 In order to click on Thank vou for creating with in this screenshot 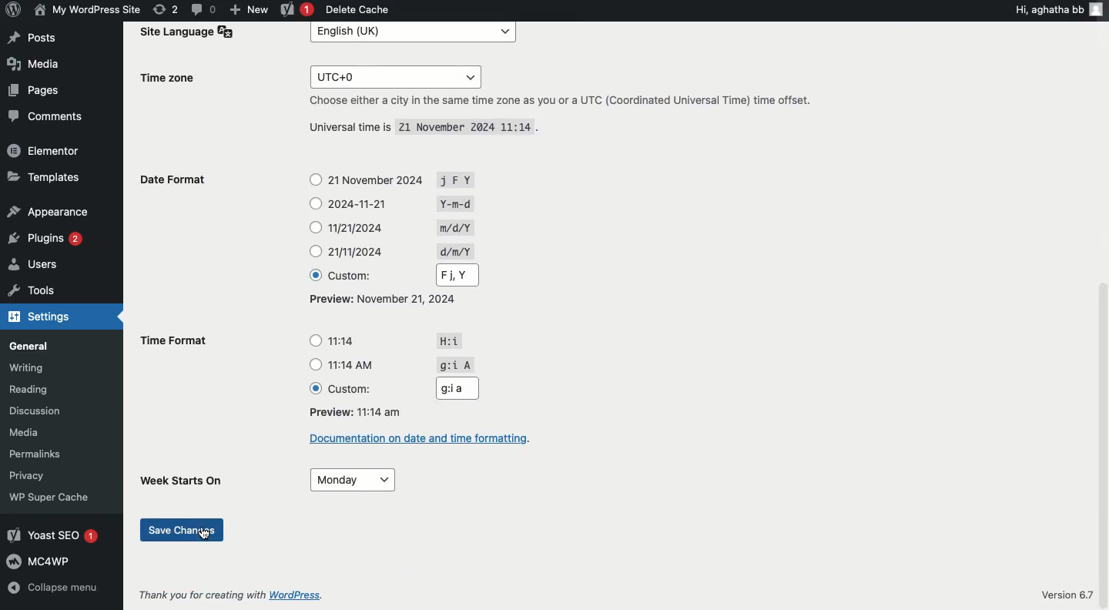, I will do `click(203, 594)`.